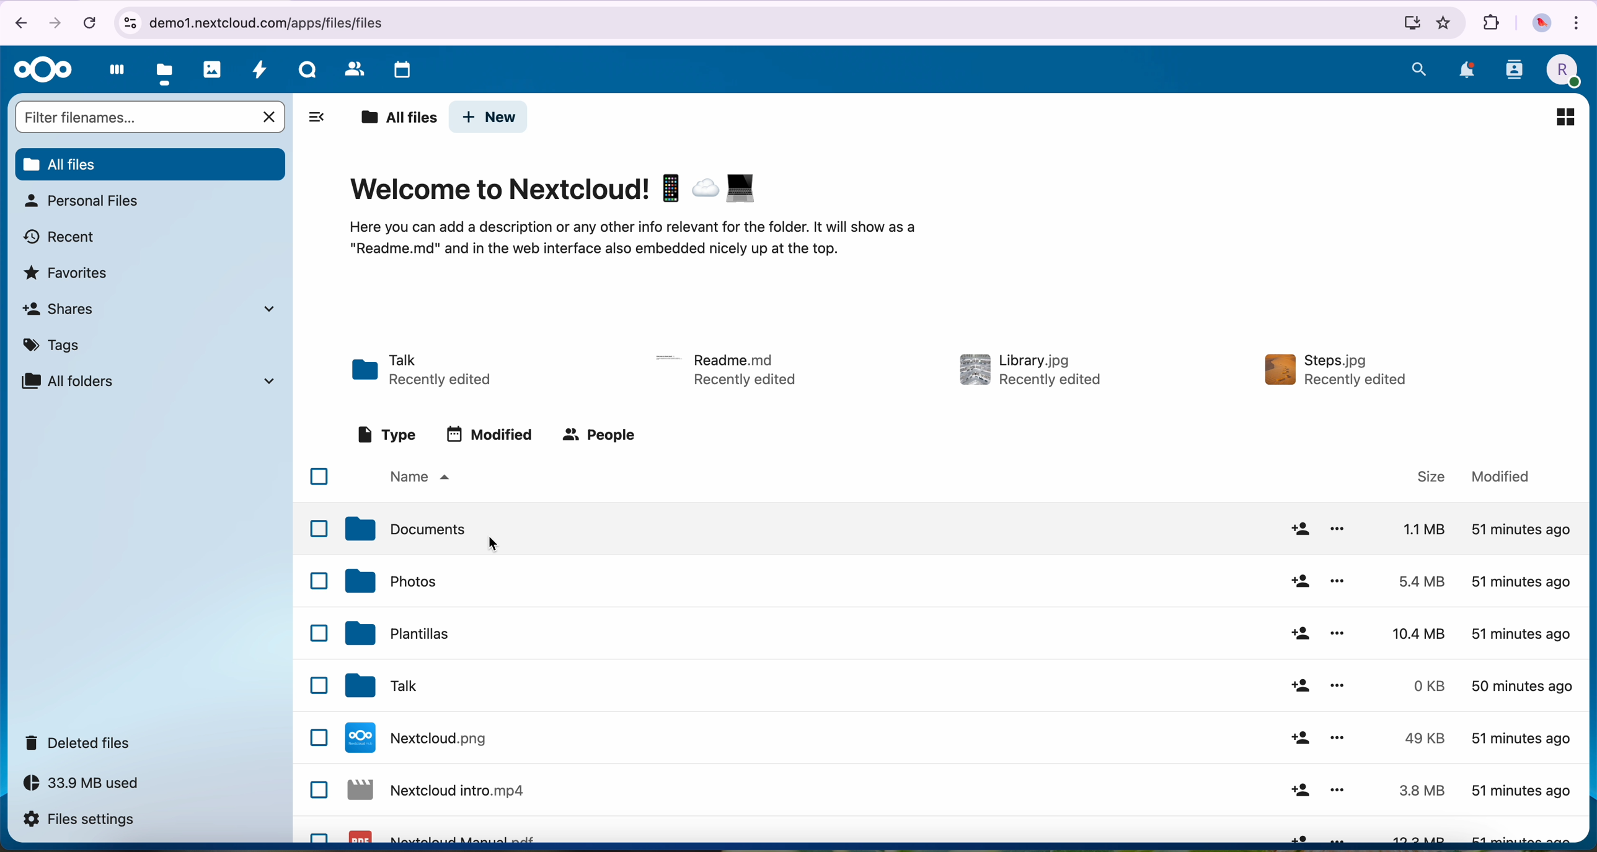 The width and height of the screenshot is (1597, 852). What do you see at coordinates (318, 632) in the screenshot?
I see `checkbox` at bounding box center [318, 632].